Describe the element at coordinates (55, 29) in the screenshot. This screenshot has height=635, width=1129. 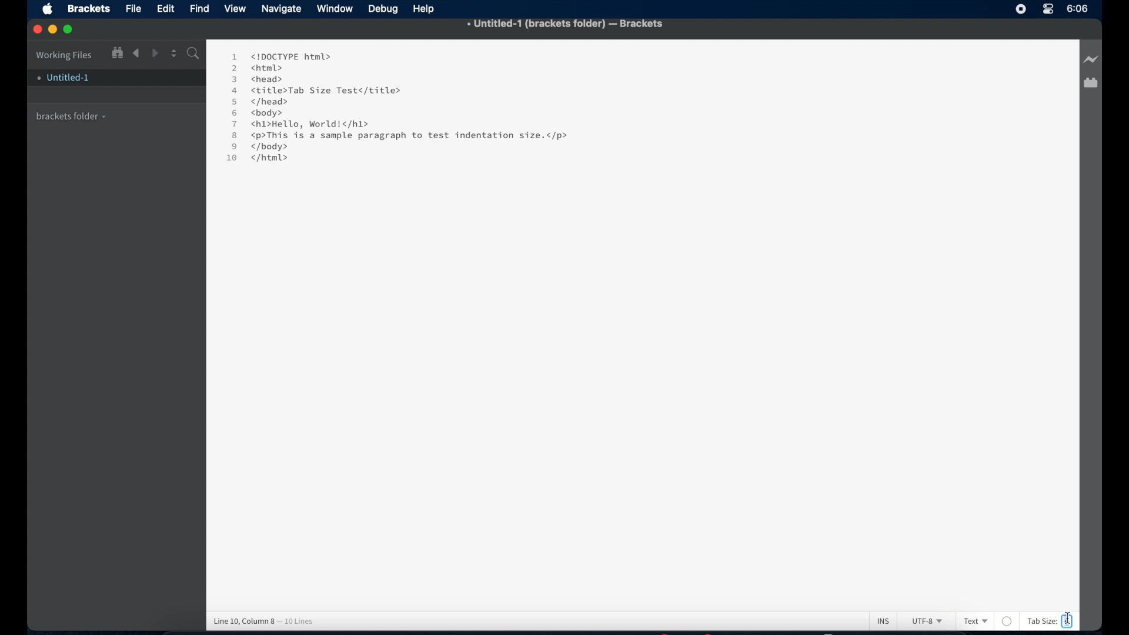
I see `Minimize` at that location.